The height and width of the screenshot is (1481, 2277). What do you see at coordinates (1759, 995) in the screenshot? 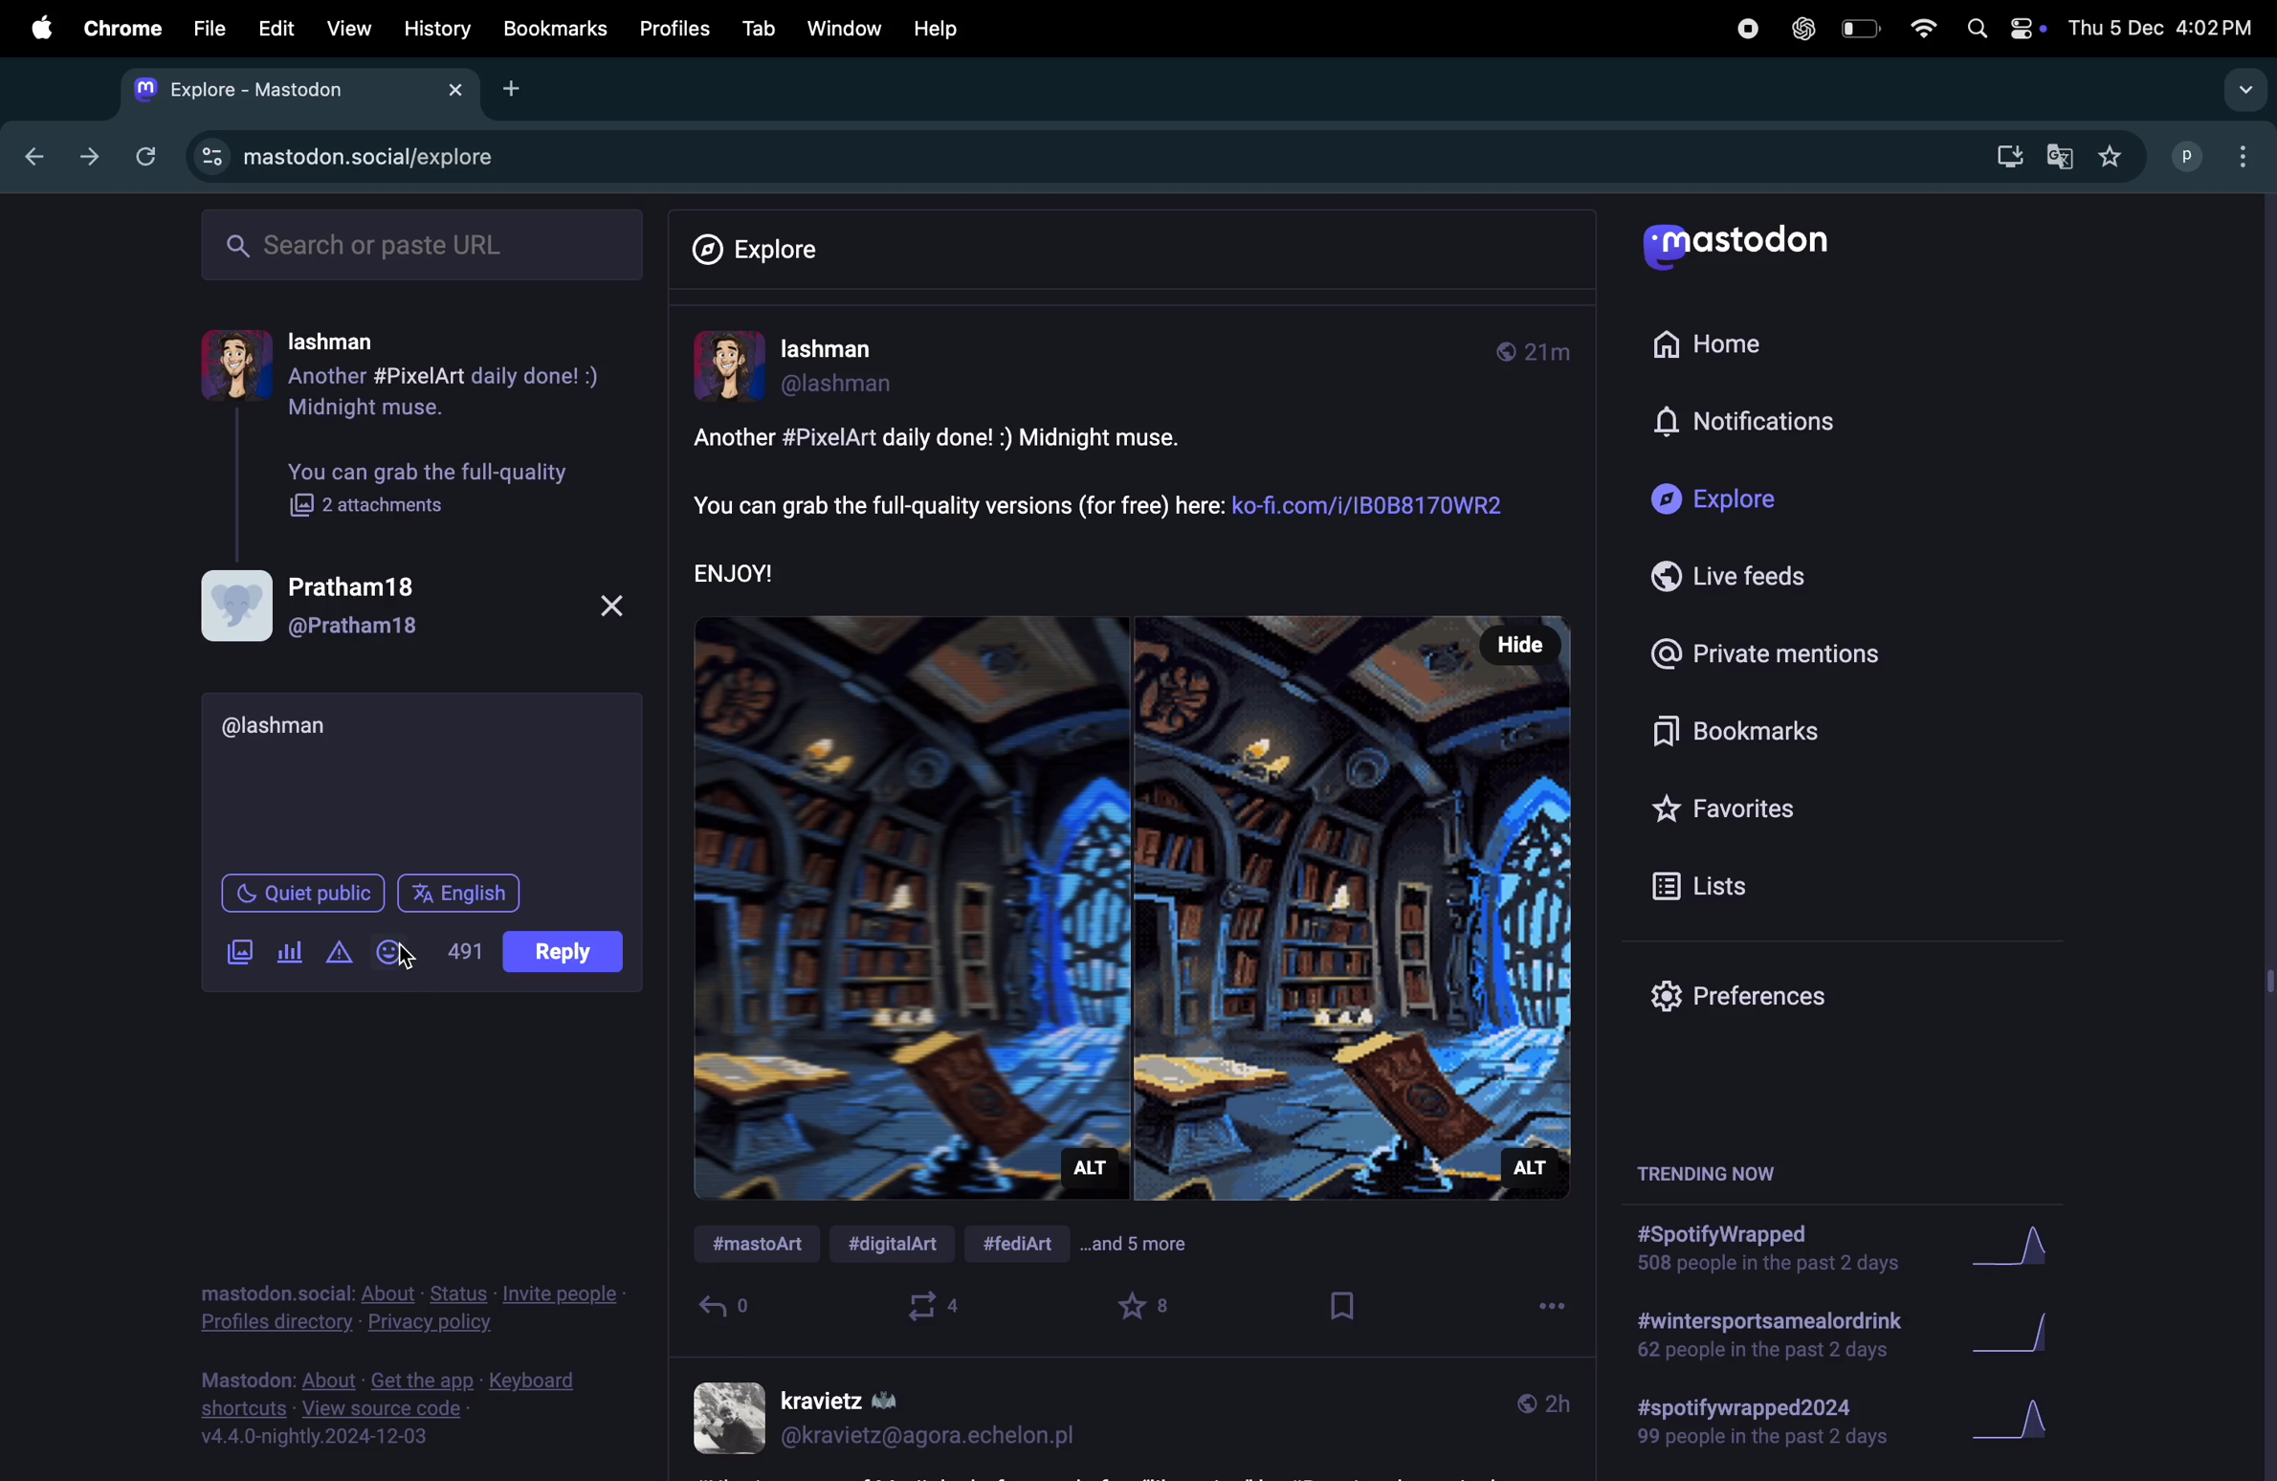
I see `prefrences` at bounding box center [1759, 995].